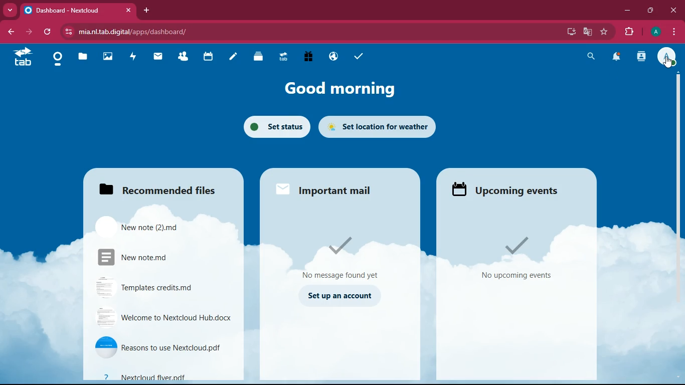 The width and height of the screenshot is (685, 385). What do you see at coordinates (146, 10) in the screenshot?
I see `add tab` at bounding box center [146, 10].